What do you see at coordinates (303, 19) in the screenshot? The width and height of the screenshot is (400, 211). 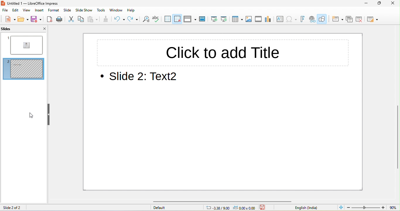 I see `fontwork text` at bounding box center [303, 19].